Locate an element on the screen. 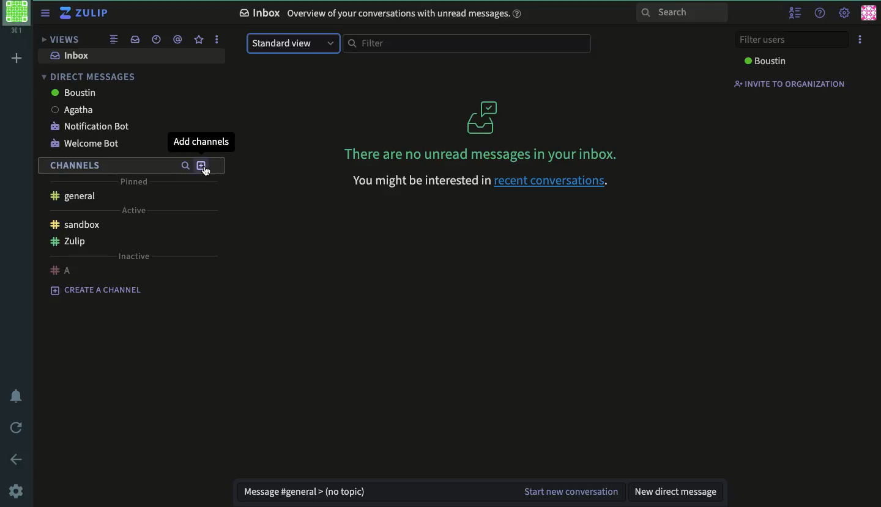  settings is located at coordinates (17, 491).